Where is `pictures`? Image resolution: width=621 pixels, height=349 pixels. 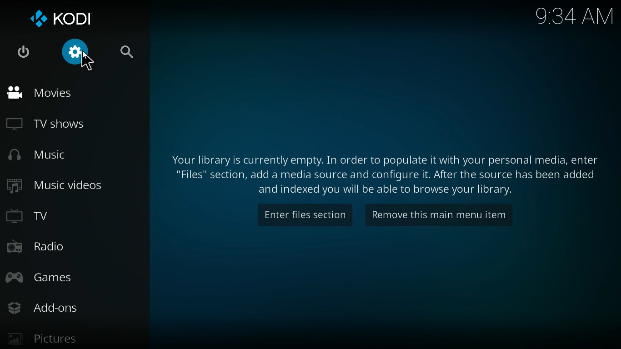 pictures is located at coordinates (48, 337).